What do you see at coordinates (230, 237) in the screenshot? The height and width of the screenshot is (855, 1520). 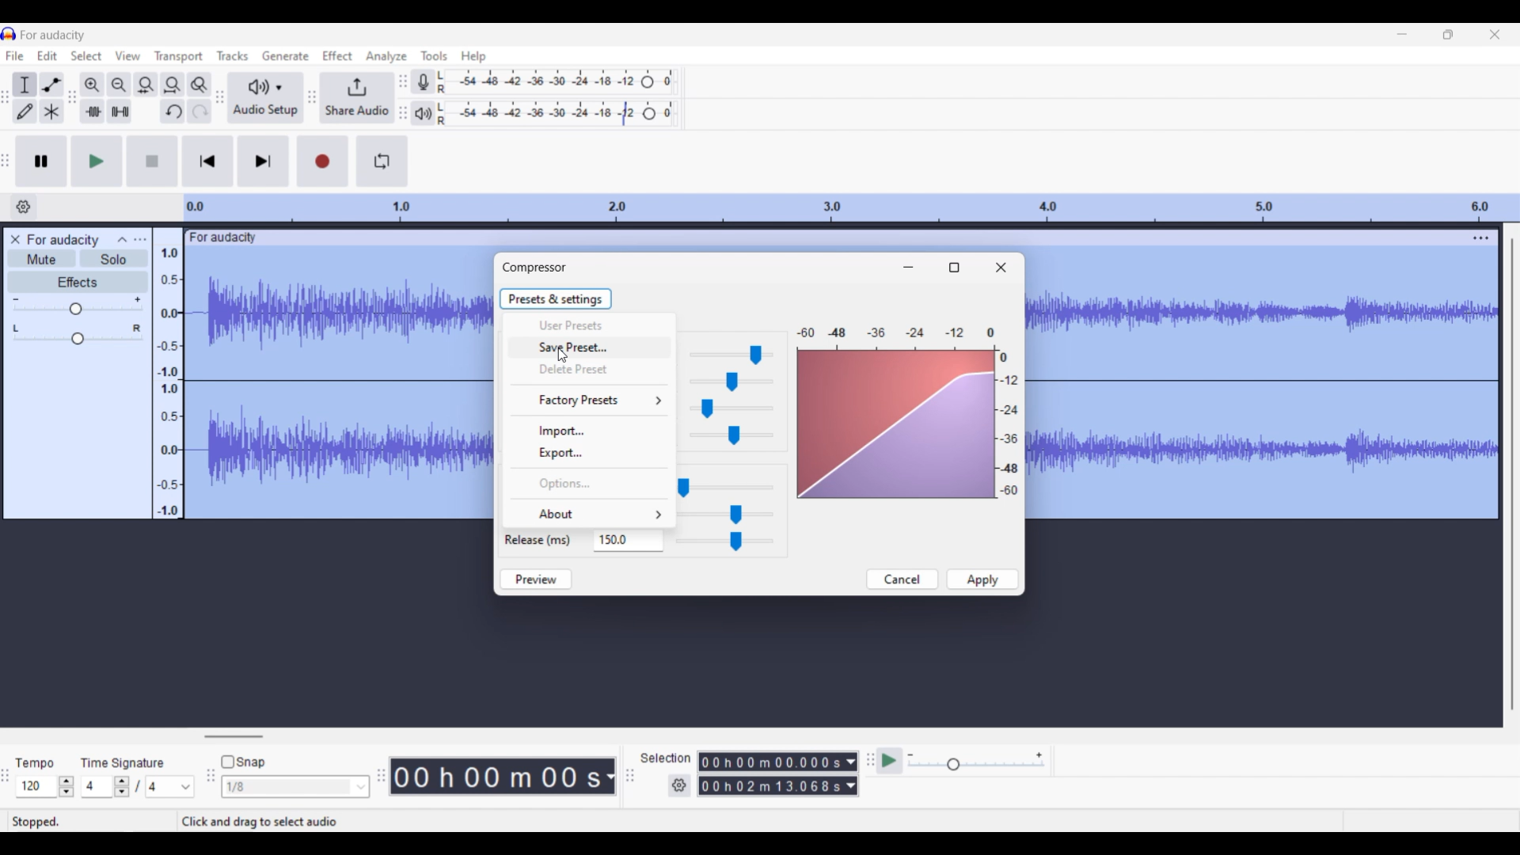 I see `for audacity` at bounding box center [230, 237].